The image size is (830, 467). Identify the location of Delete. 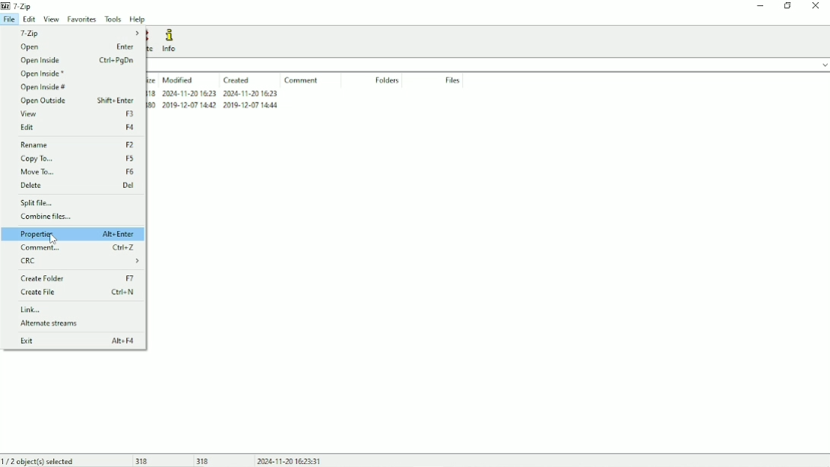
(150, 41).